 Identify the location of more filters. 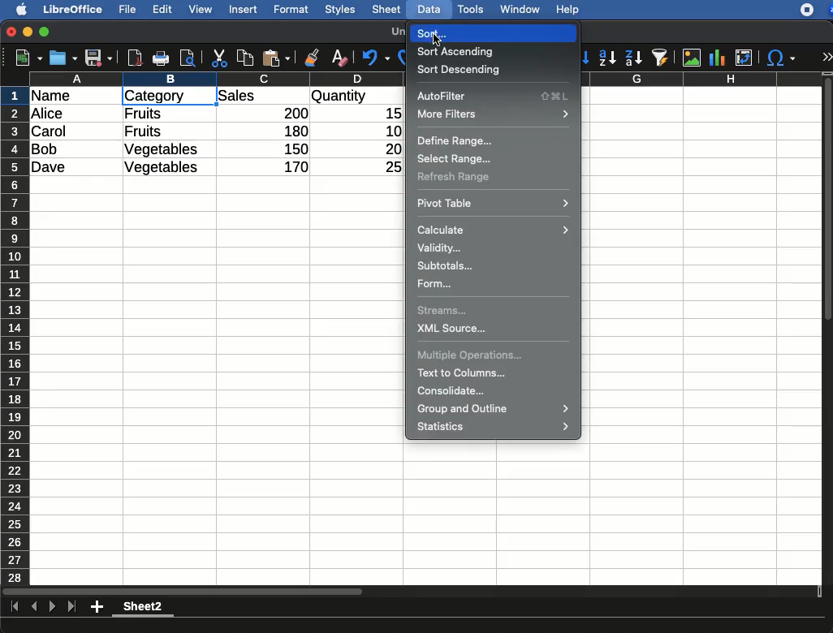
(493, 115).